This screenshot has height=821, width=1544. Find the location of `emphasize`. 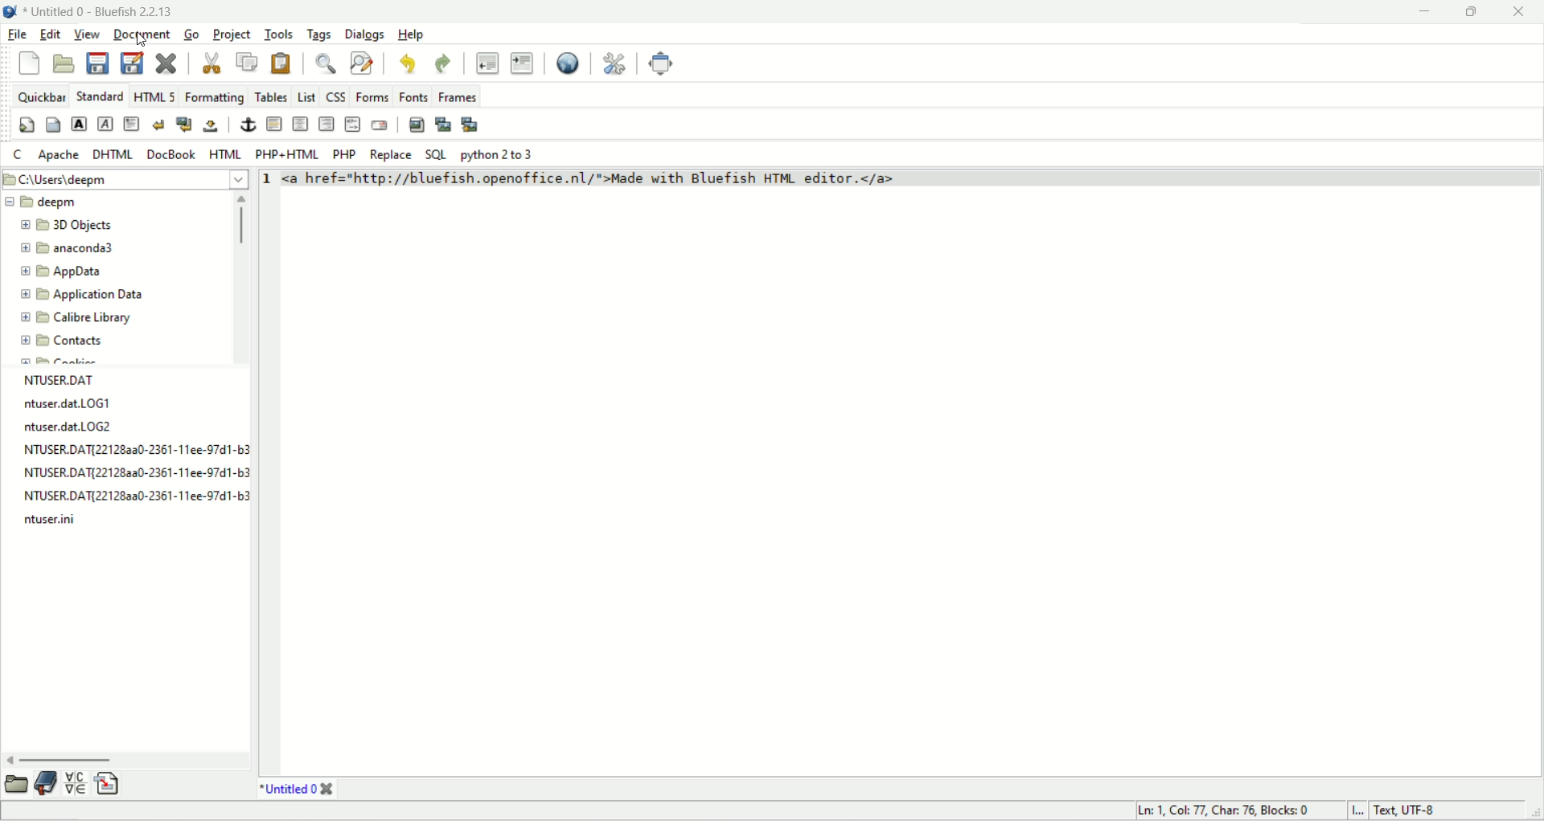

emphasize is located at coordinates (108, 127).